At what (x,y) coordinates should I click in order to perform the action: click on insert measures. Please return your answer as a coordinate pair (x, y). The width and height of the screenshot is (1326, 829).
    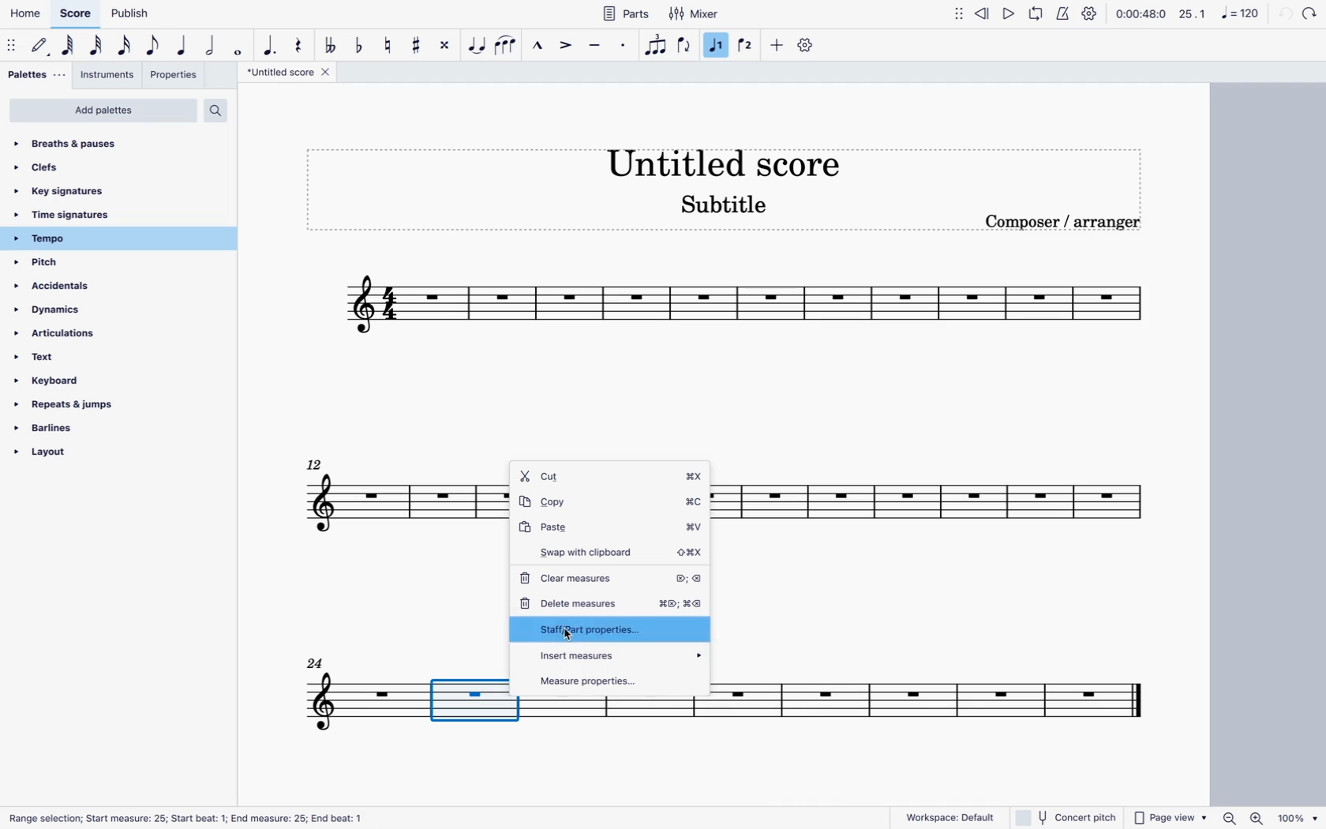
    Looking at the image, I should click on (612, 655).